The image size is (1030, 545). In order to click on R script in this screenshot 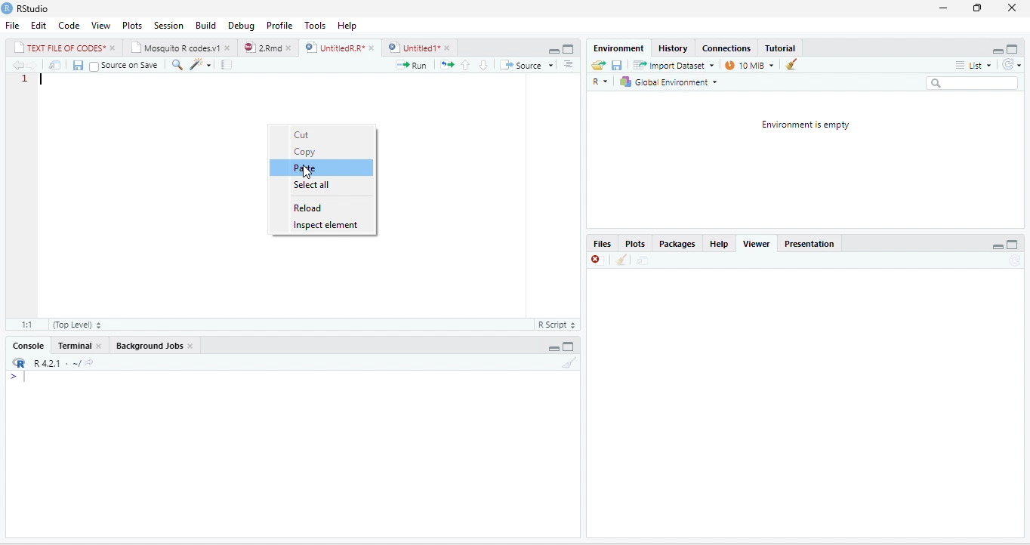, I will do `click(557, 325)`.